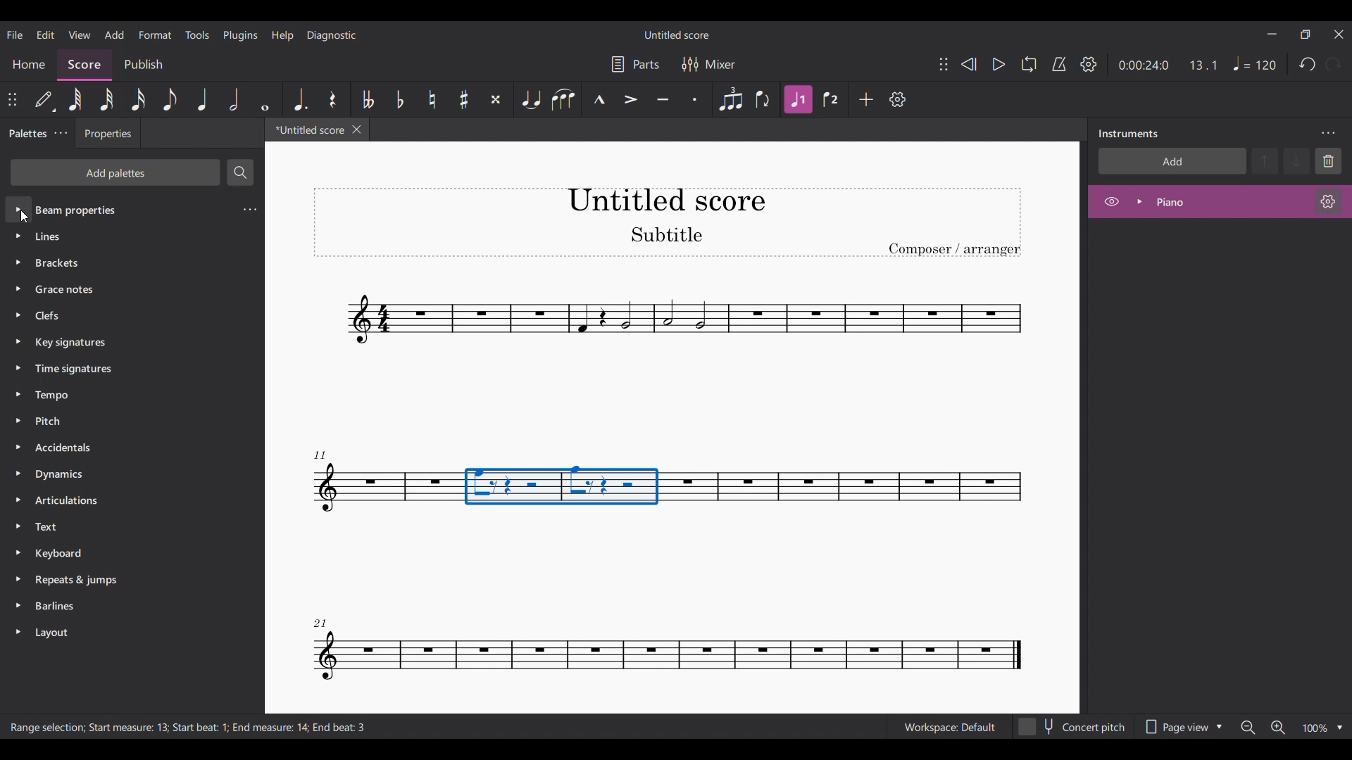 The width and height of the screenshot is (1352, 760). Describe the element at coordinates (299, 99) in the screenshot. I see `Augmentation dot` at that location.